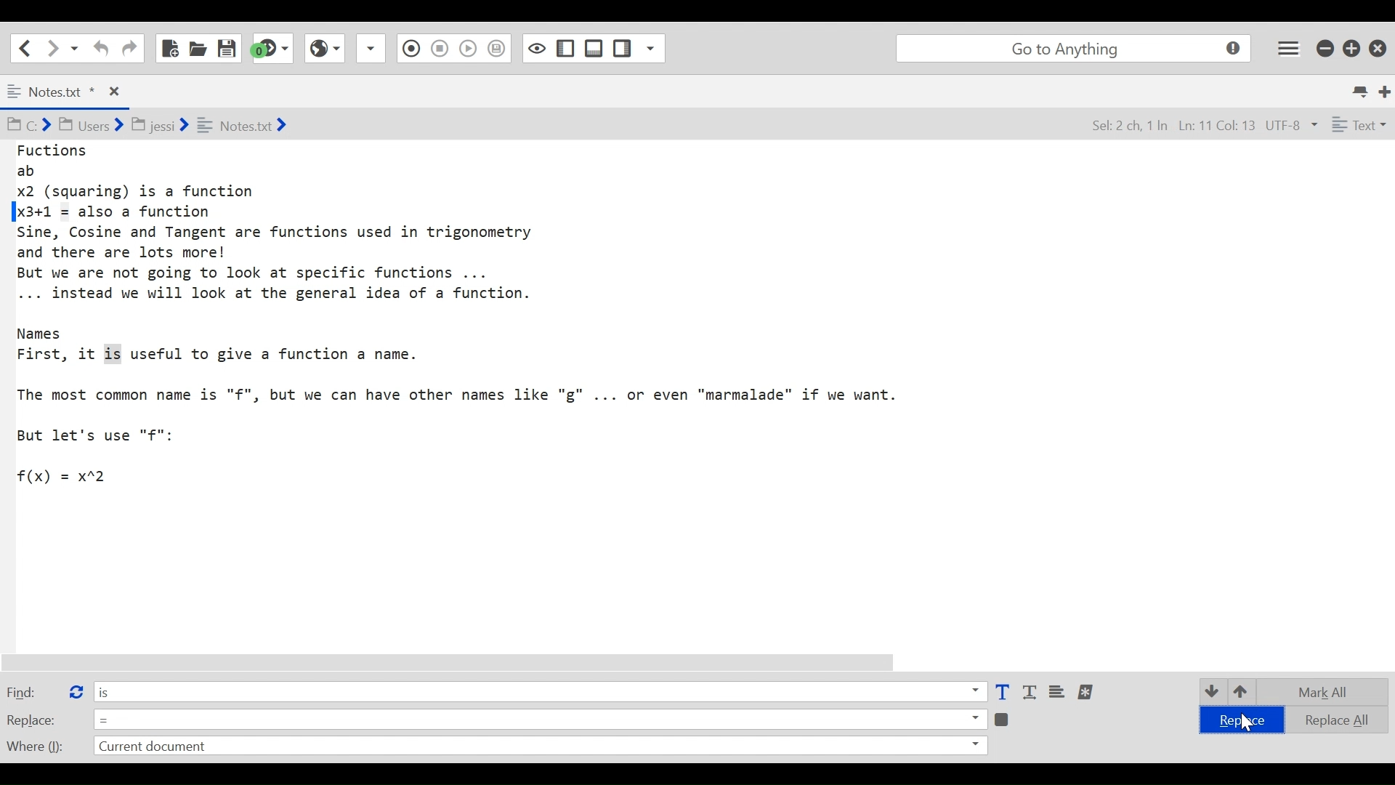  I want to click on Cd BY Users ¥ BJ jessi ¥ = Notesixt &, so click(177, 126).